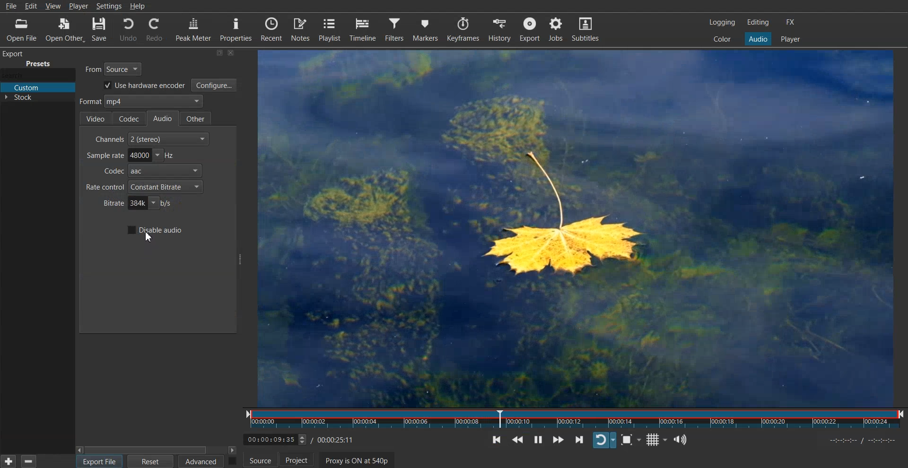 The image size is (908, 468). What do you see at coordinates (95, 119) in the screenshot?
I see `Video` at bounding box center [95, 119].